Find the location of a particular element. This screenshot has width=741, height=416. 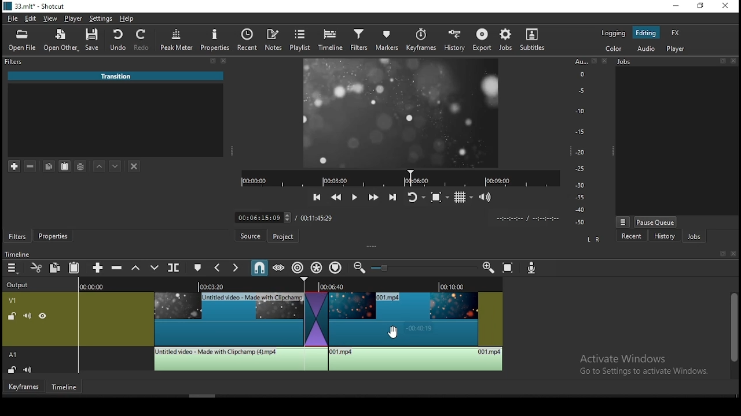

ripple all tracks is located at coordinates (317, 268).